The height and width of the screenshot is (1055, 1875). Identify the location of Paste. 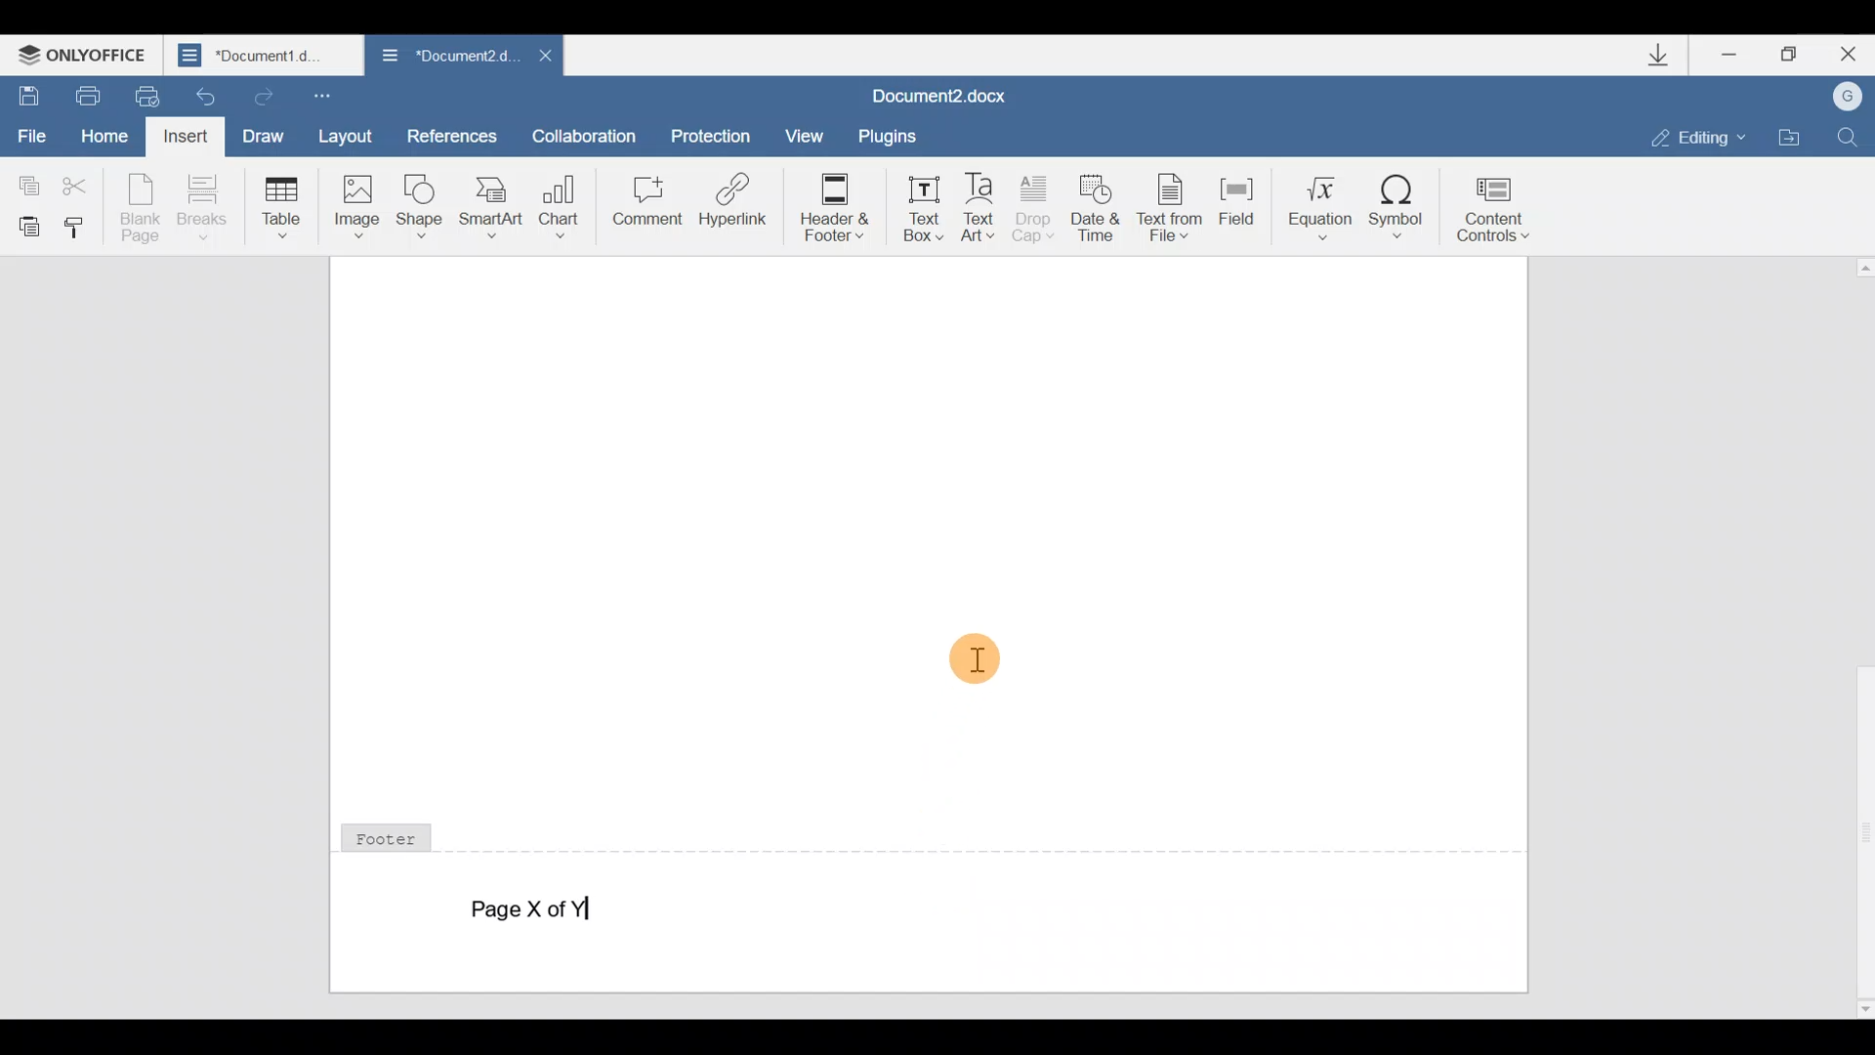
(25, 225).